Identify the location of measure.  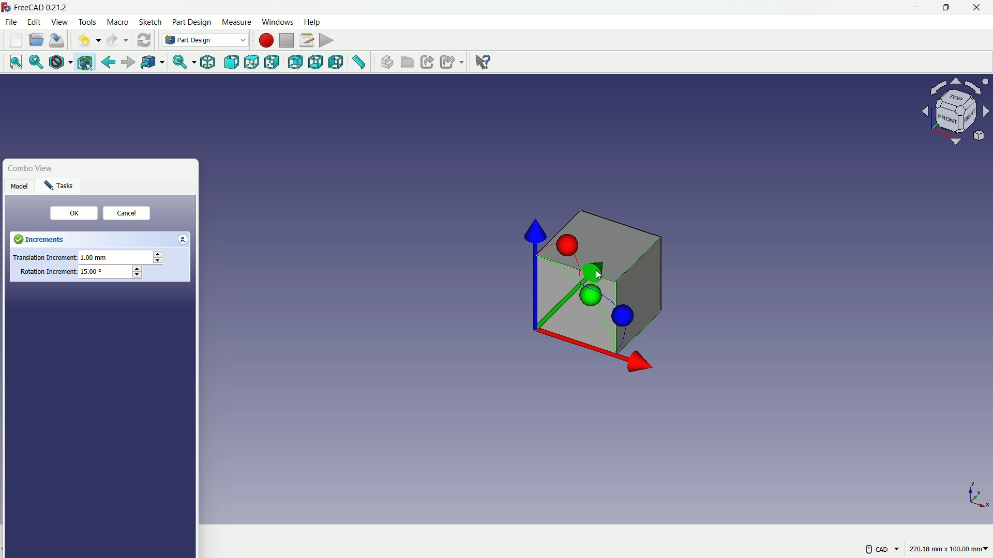
(359, 64).